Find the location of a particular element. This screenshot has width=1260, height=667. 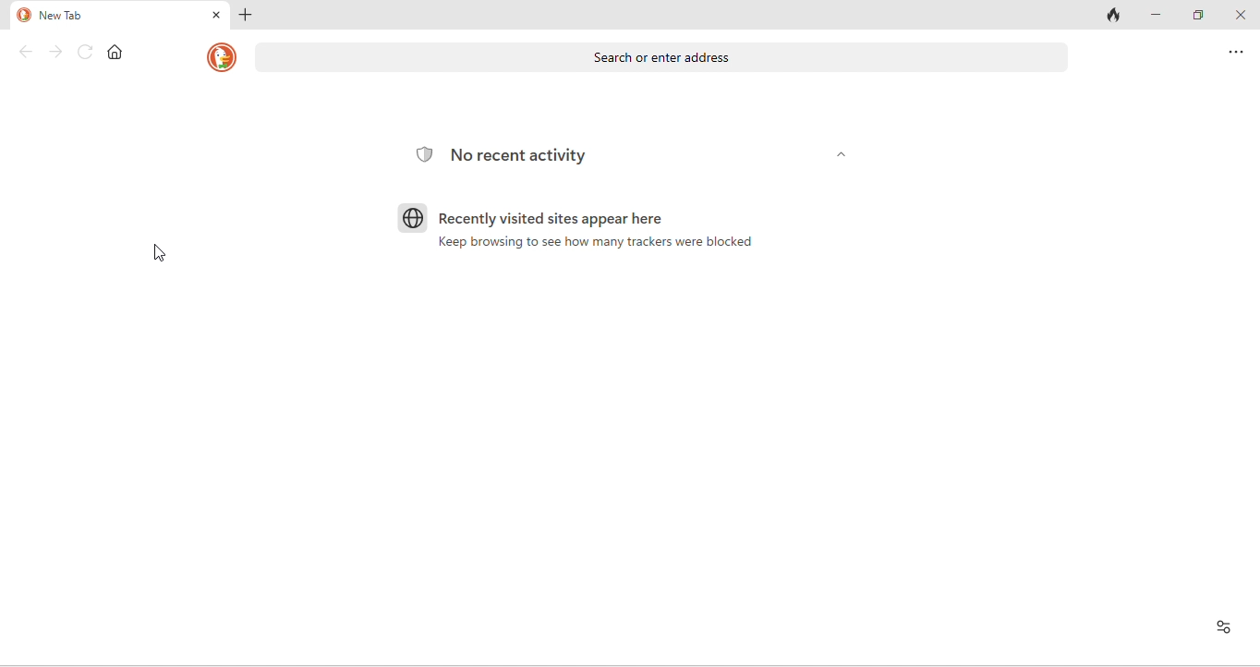

add tab is located at coordinates (248, 14).